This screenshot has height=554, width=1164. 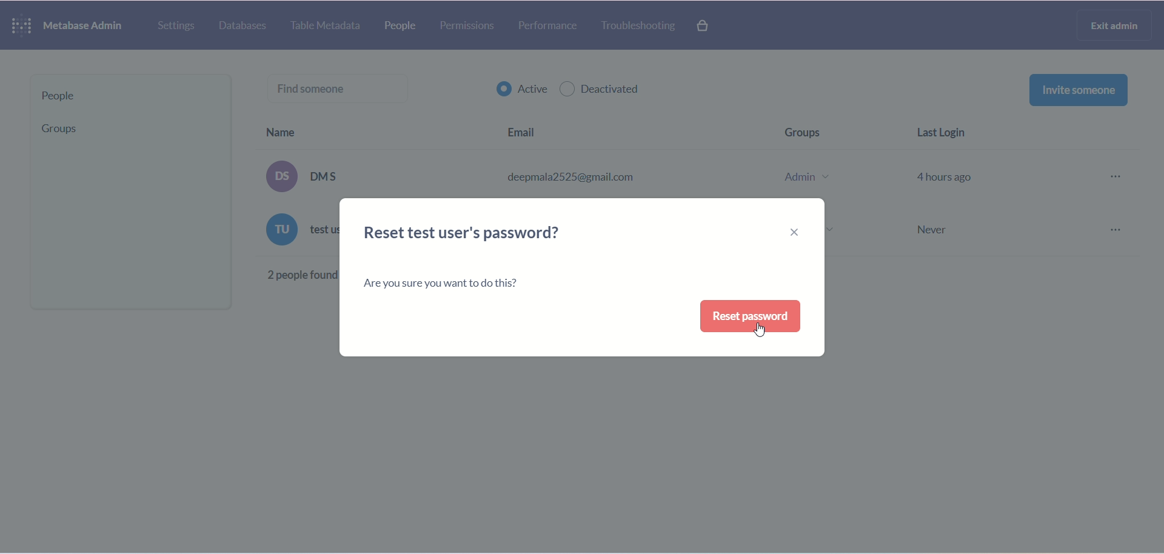 What do you see at coordinates (245, 25) in the screenshot?
I see `database` at bounding box center [245, 25].